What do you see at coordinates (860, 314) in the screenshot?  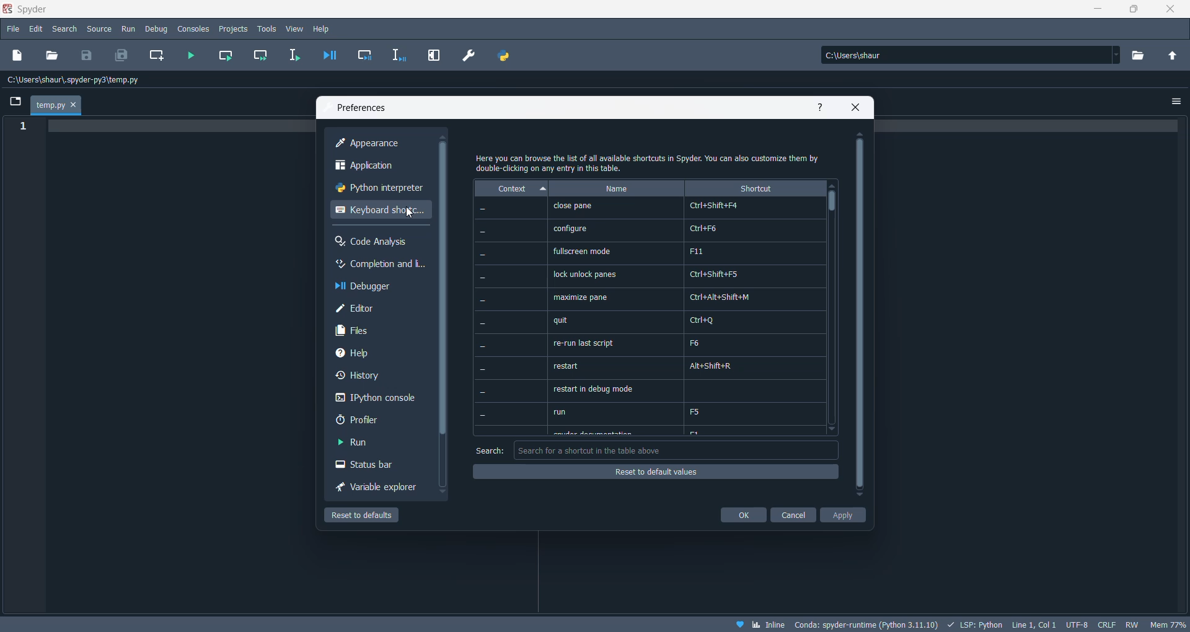 I see `scrollbar` at bounding box center [860, 314].